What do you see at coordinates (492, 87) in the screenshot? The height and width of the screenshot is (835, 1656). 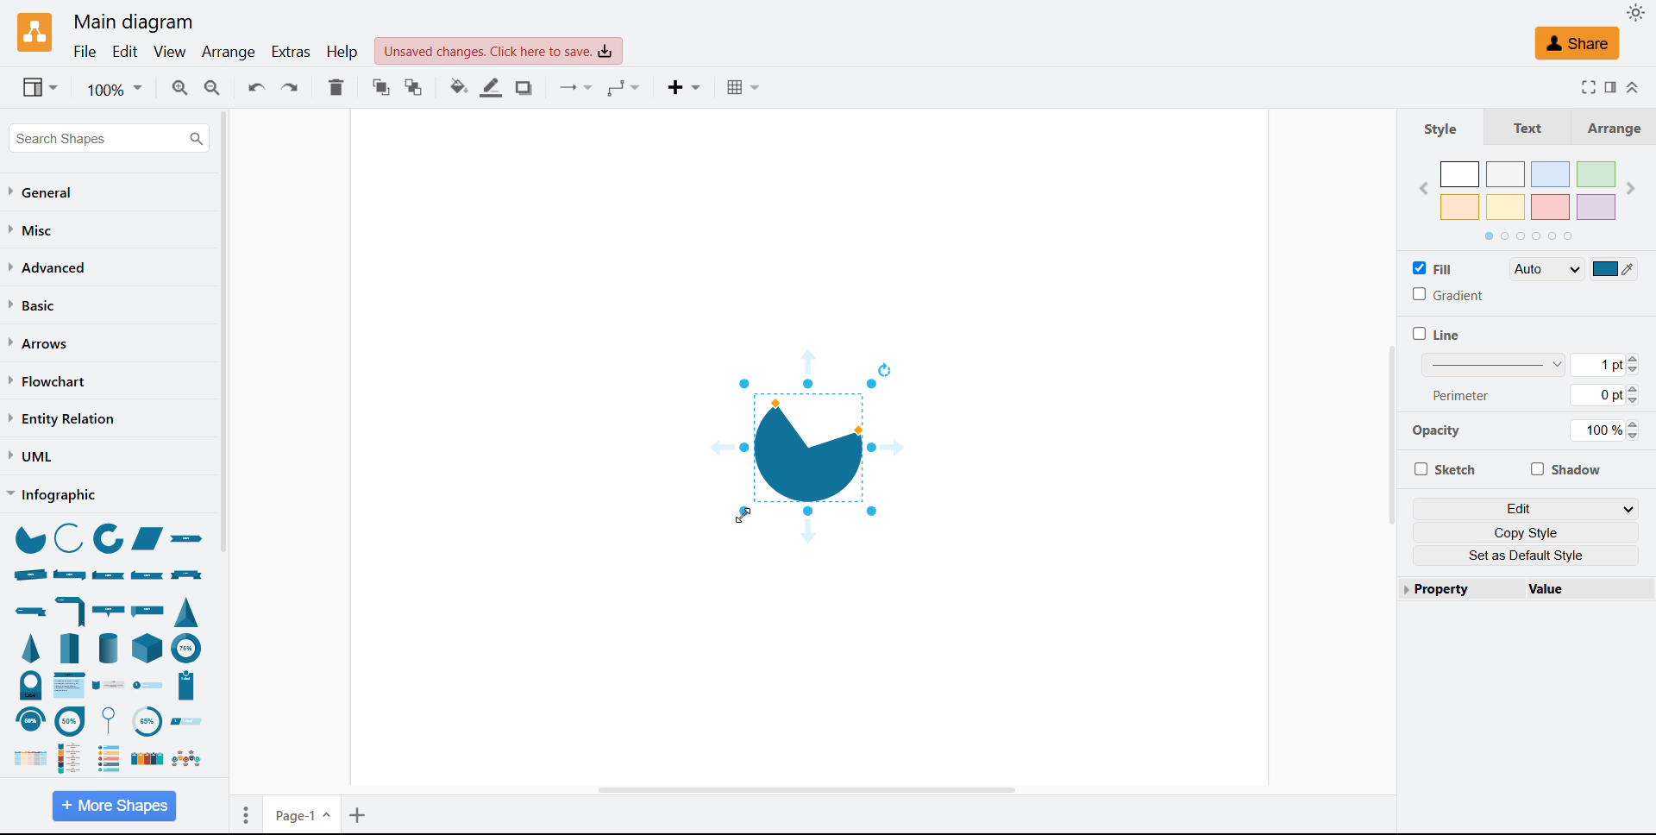 I see `Line colour ` at bounding box center [492, 87].